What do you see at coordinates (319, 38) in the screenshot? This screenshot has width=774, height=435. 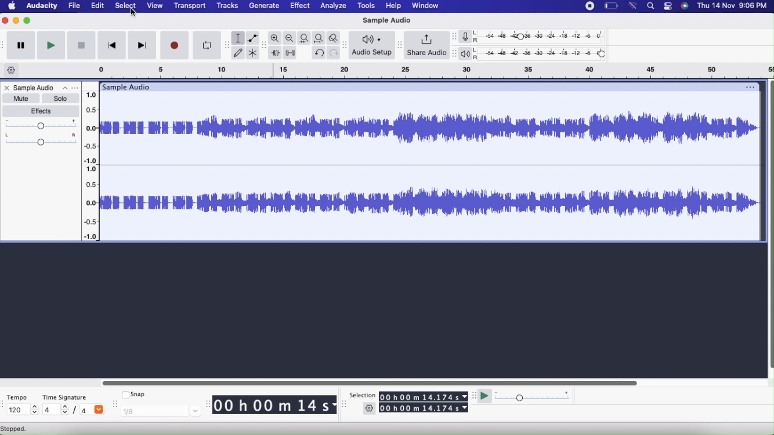 I see `Fit project to width` at bounding box center [319, 38].